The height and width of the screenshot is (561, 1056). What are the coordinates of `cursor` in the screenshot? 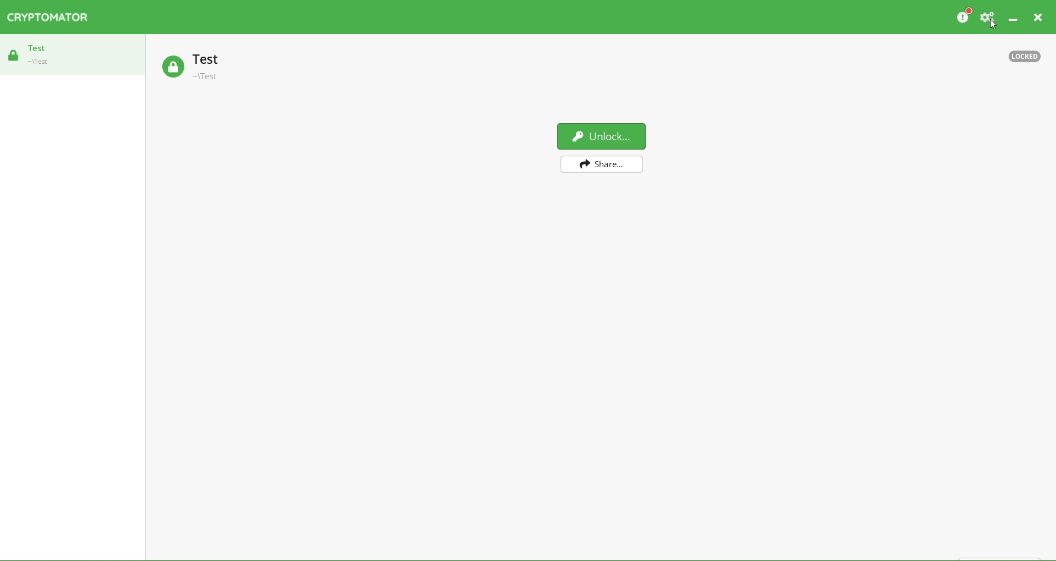 It's located at (996, 26).